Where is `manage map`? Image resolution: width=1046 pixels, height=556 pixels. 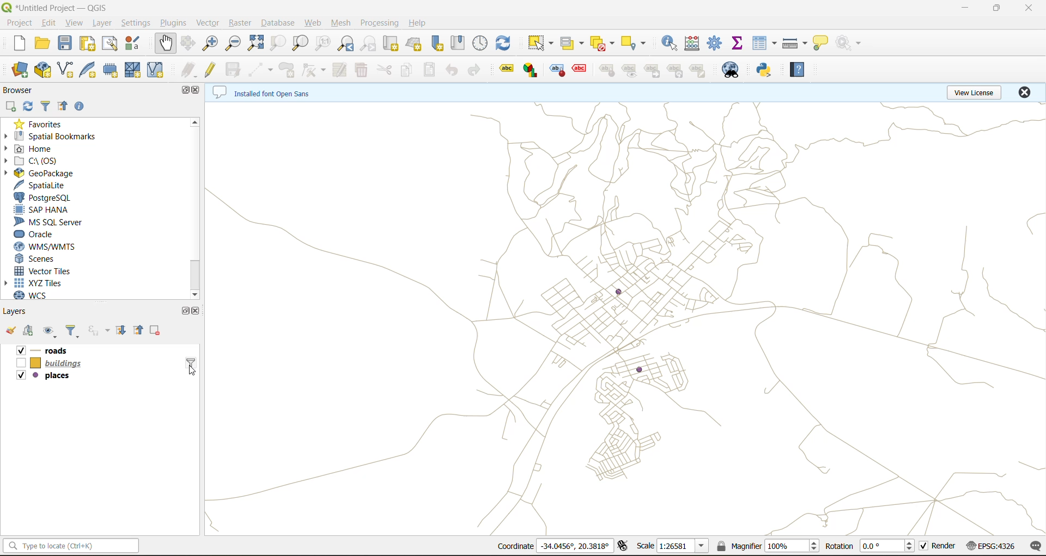
manage map is located at coordinates (51, 330).